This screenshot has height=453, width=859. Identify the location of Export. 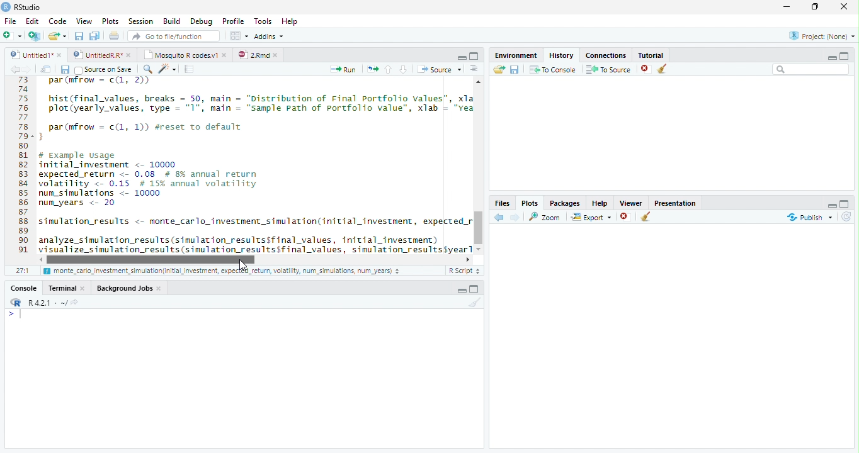
(590, 217).